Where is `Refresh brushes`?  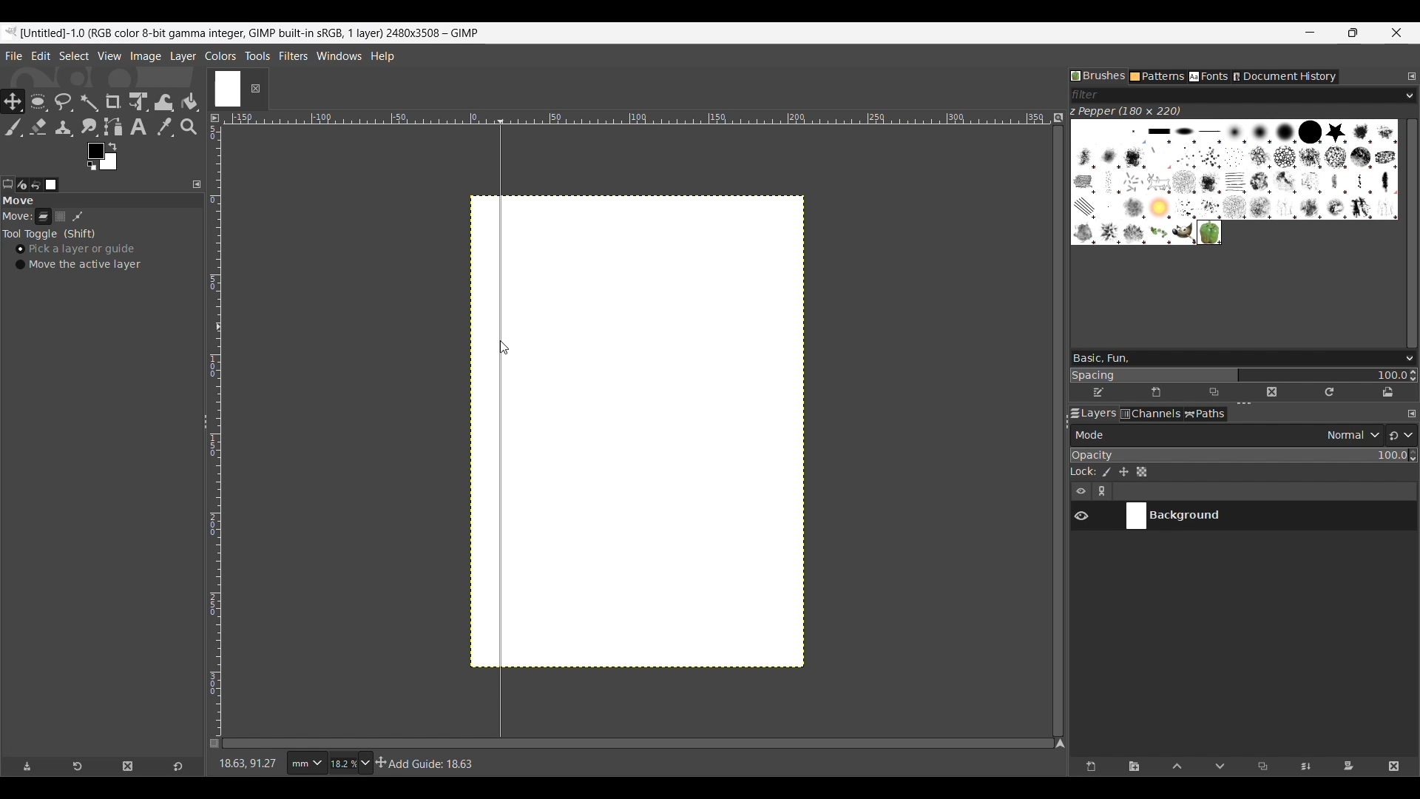 Refresh brushes is located at coordinates (1329, 393).